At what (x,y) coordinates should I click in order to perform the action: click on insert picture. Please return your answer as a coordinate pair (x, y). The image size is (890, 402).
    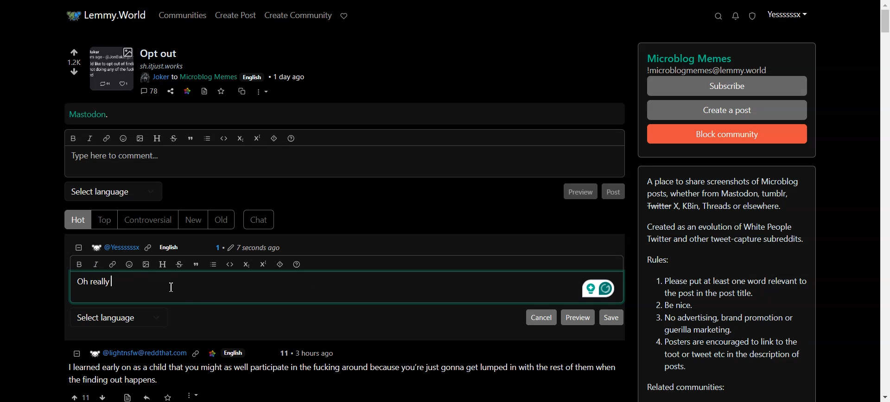
    Looking at the image, I should click on (140, 139).